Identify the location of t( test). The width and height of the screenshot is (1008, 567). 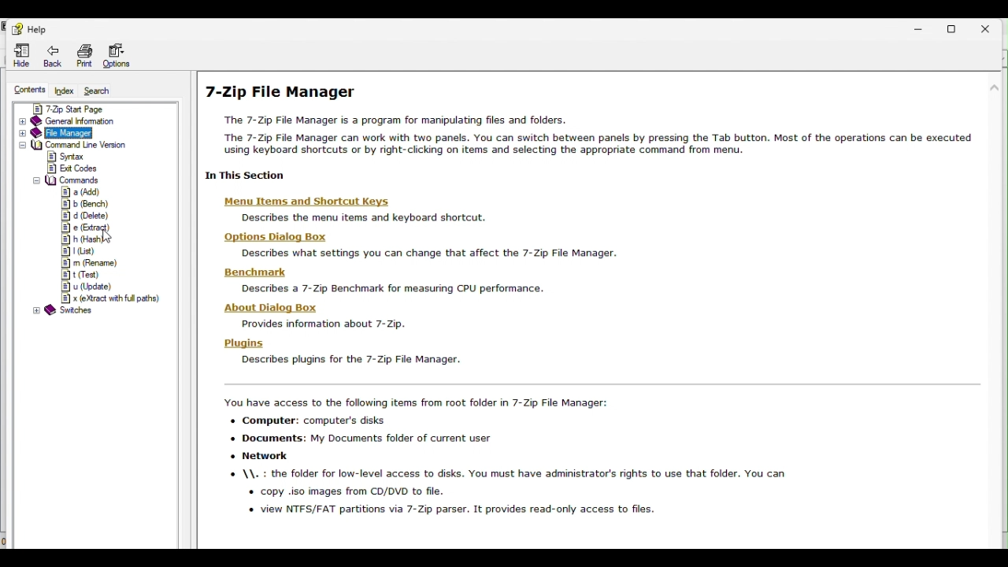
(81, 274).